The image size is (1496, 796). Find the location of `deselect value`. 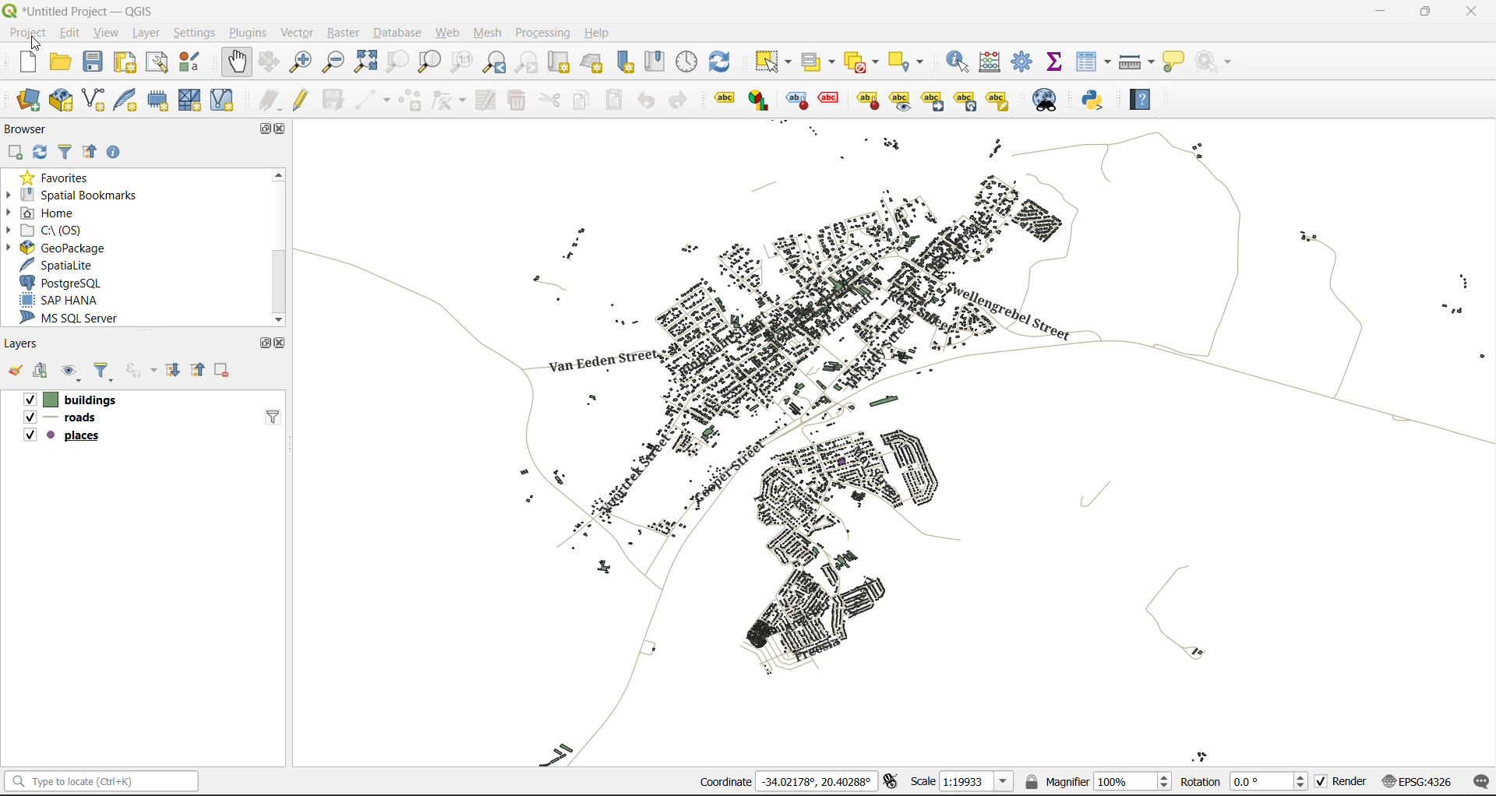

deselect value is located at coordinates (868, 60).